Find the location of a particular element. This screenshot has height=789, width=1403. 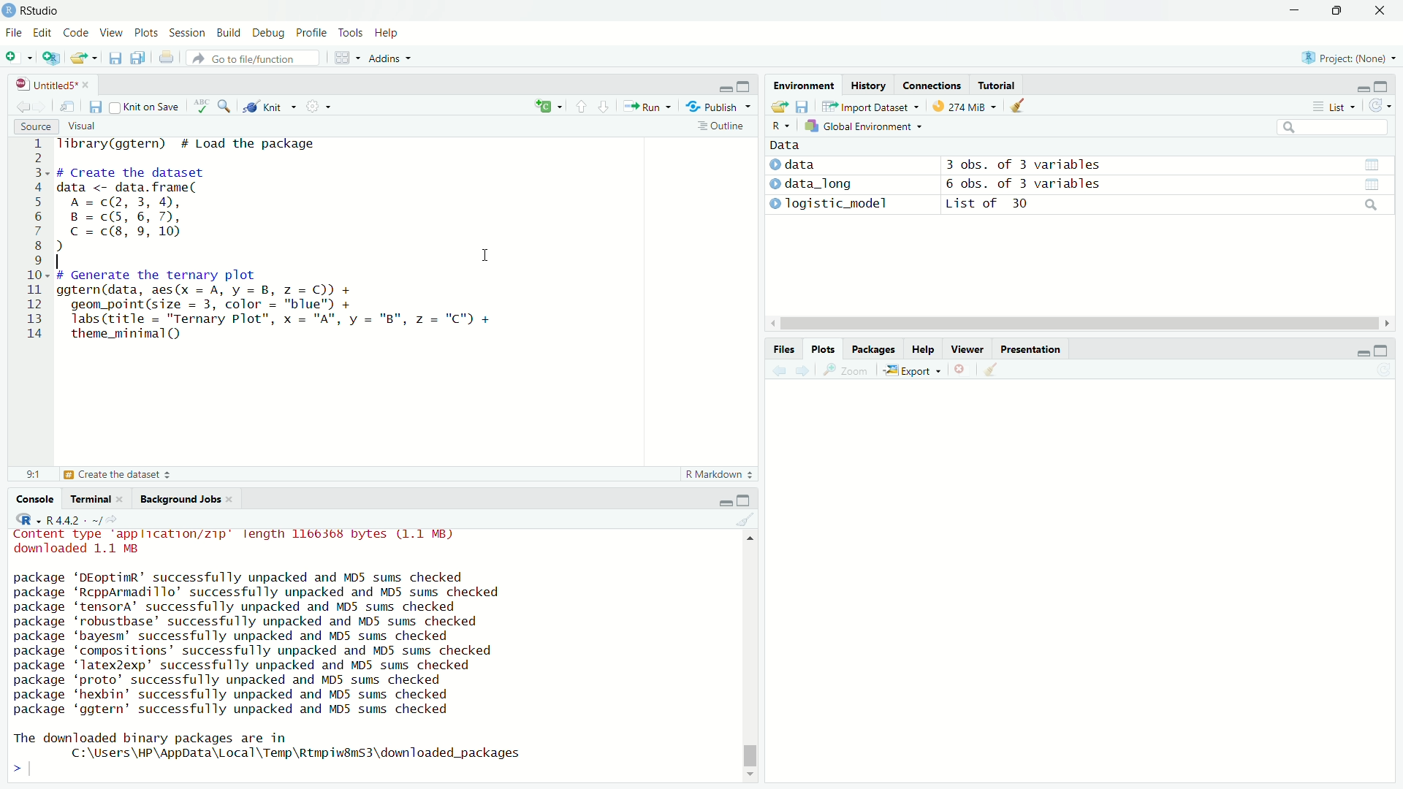

List is located at coordinates (1331, 107).